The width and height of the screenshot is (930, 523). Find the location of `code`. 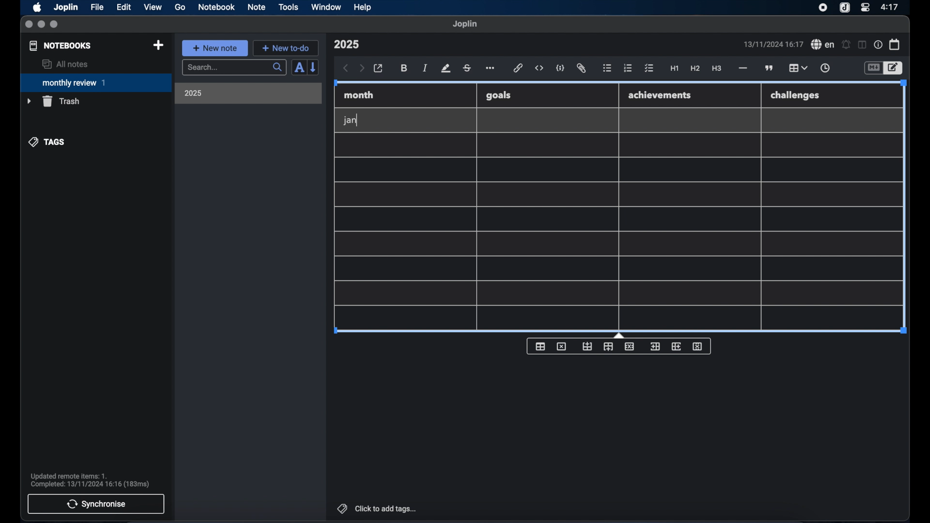

code is located at coordinates (560, 69).